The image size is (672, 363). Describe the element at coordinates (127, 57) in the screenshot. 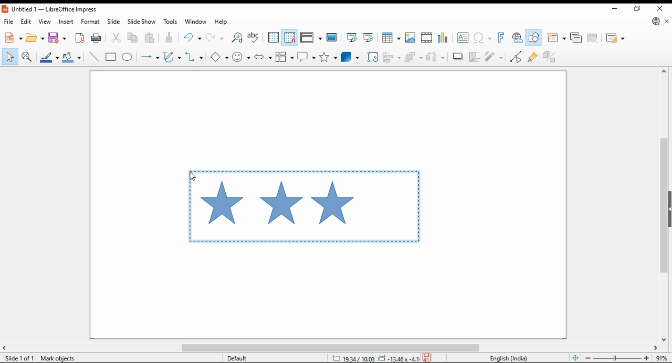

I see `ellipse` at that location.